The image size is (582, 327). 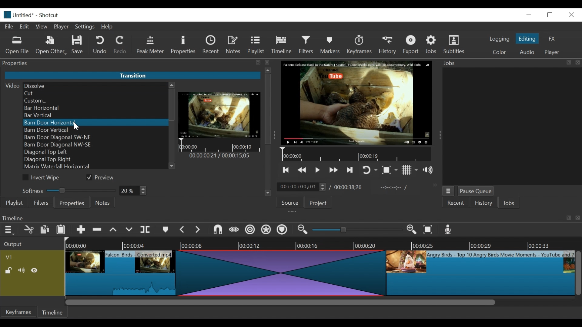 I want to click on Peak Meter, so click(x=151, y=45).